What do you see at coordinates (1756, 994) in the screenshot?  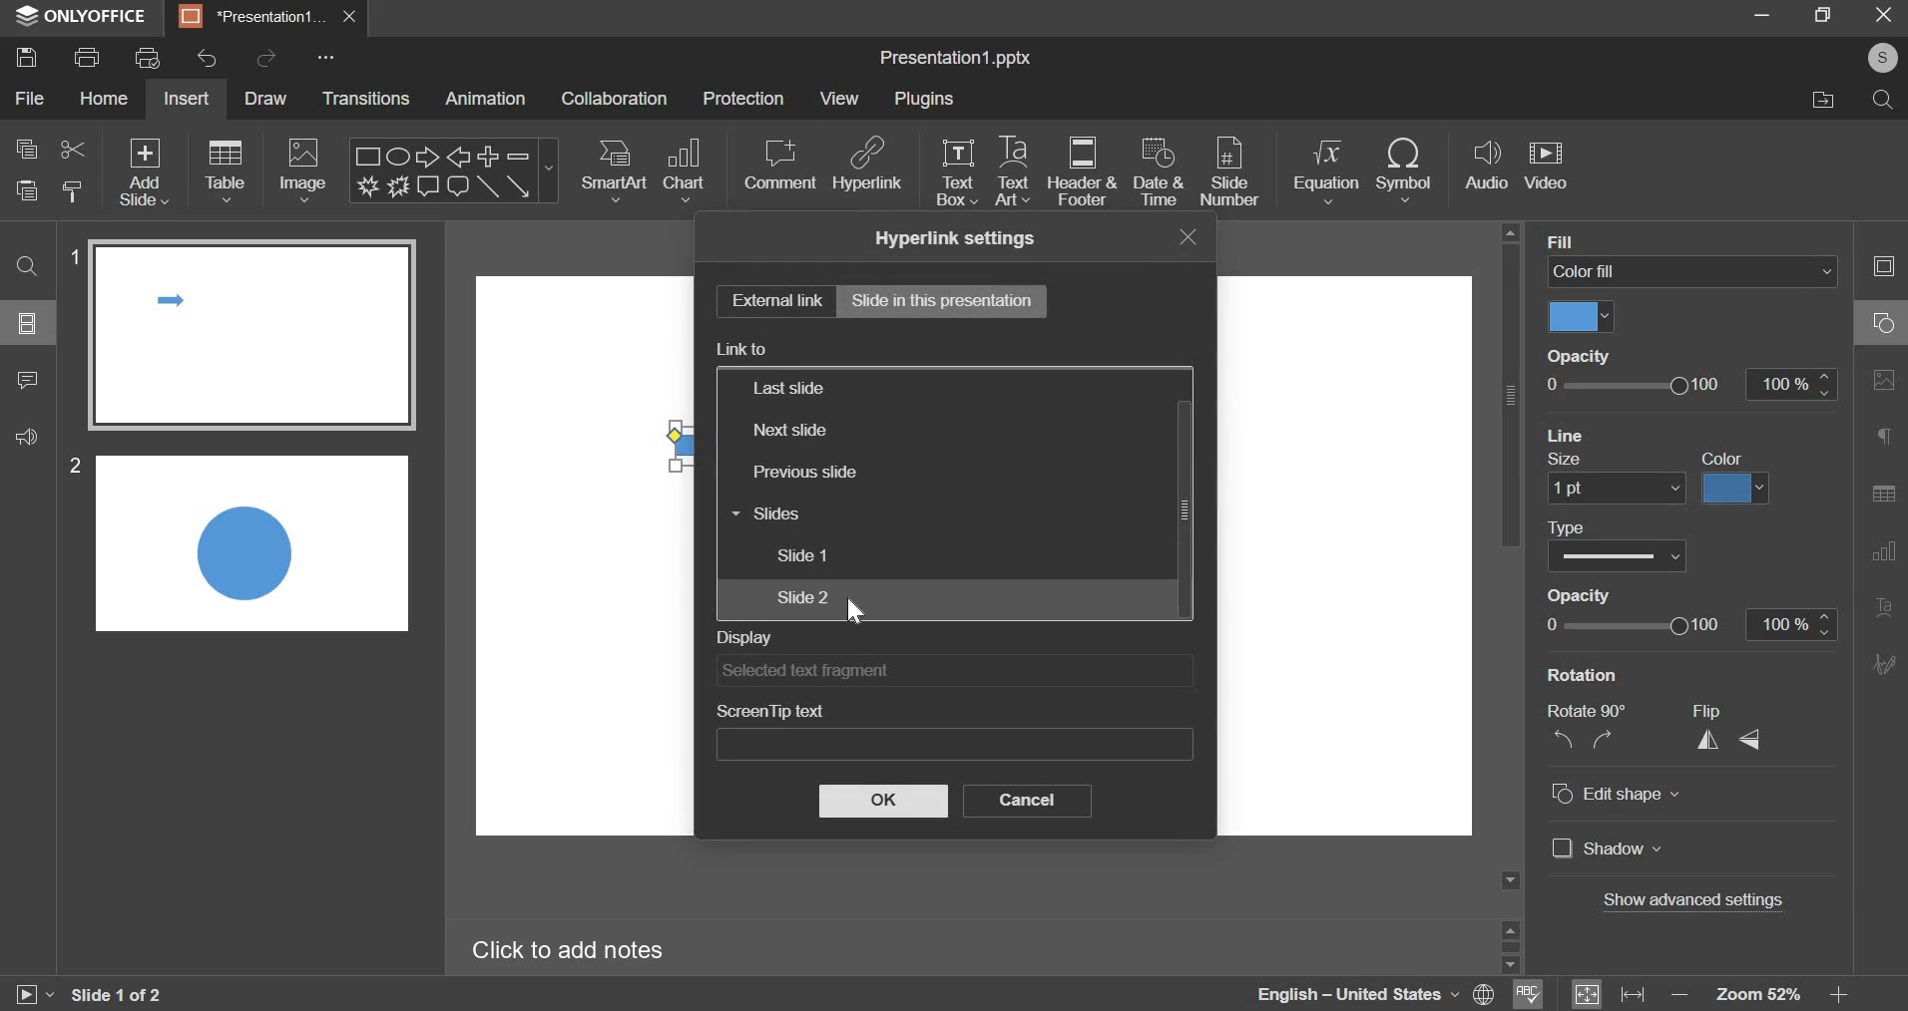 I see `zoom 52%` at bounding box center [1756, 994].